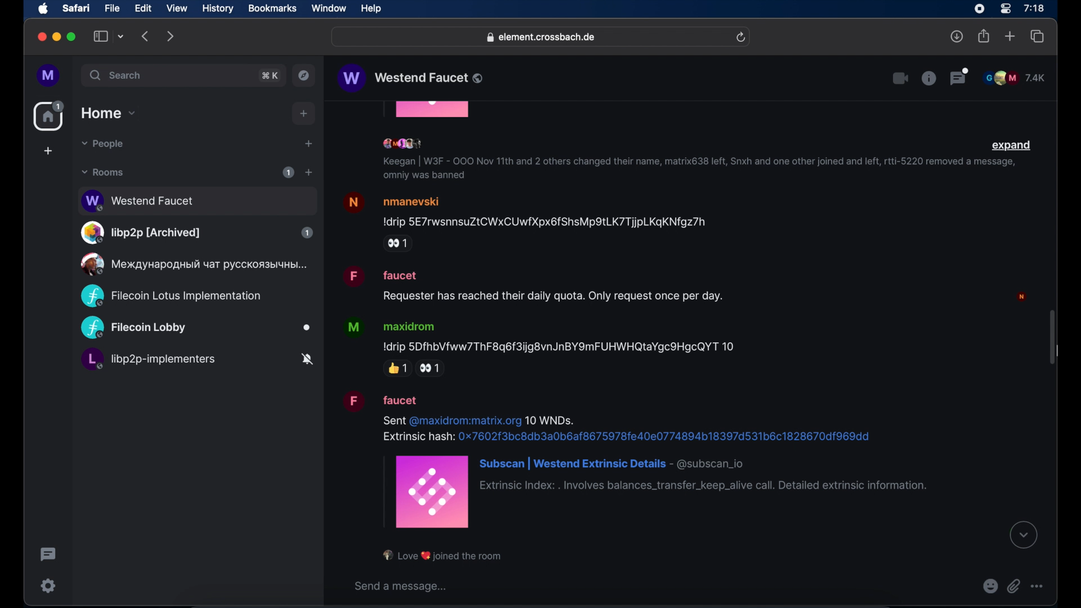 The height and width of the screenshot is (608, 1081). What do you see at coordinates (121, 36) in the screenshot?
I see `tab group picker` at bounding box center [121, 36].